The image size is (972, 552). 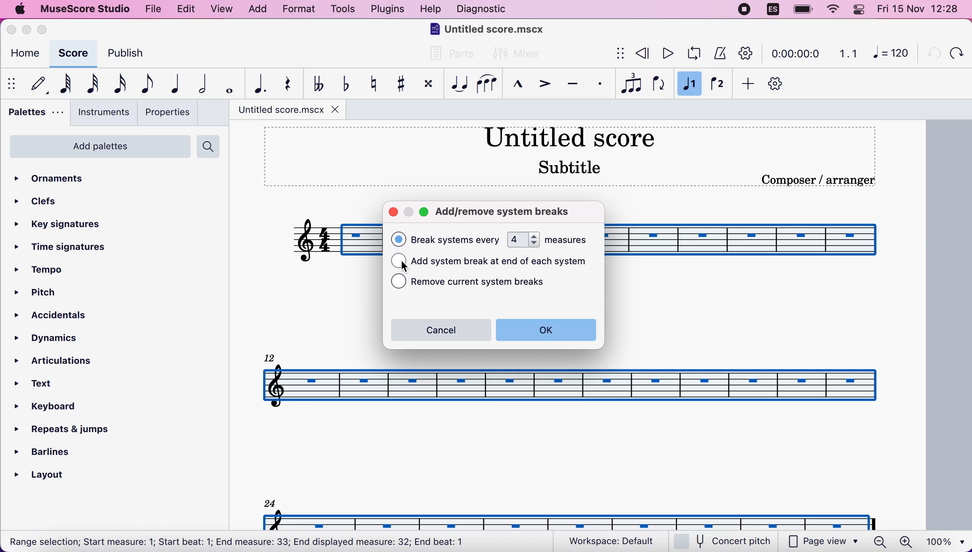 I want to click on checkbox, so click(x=399, y=281).